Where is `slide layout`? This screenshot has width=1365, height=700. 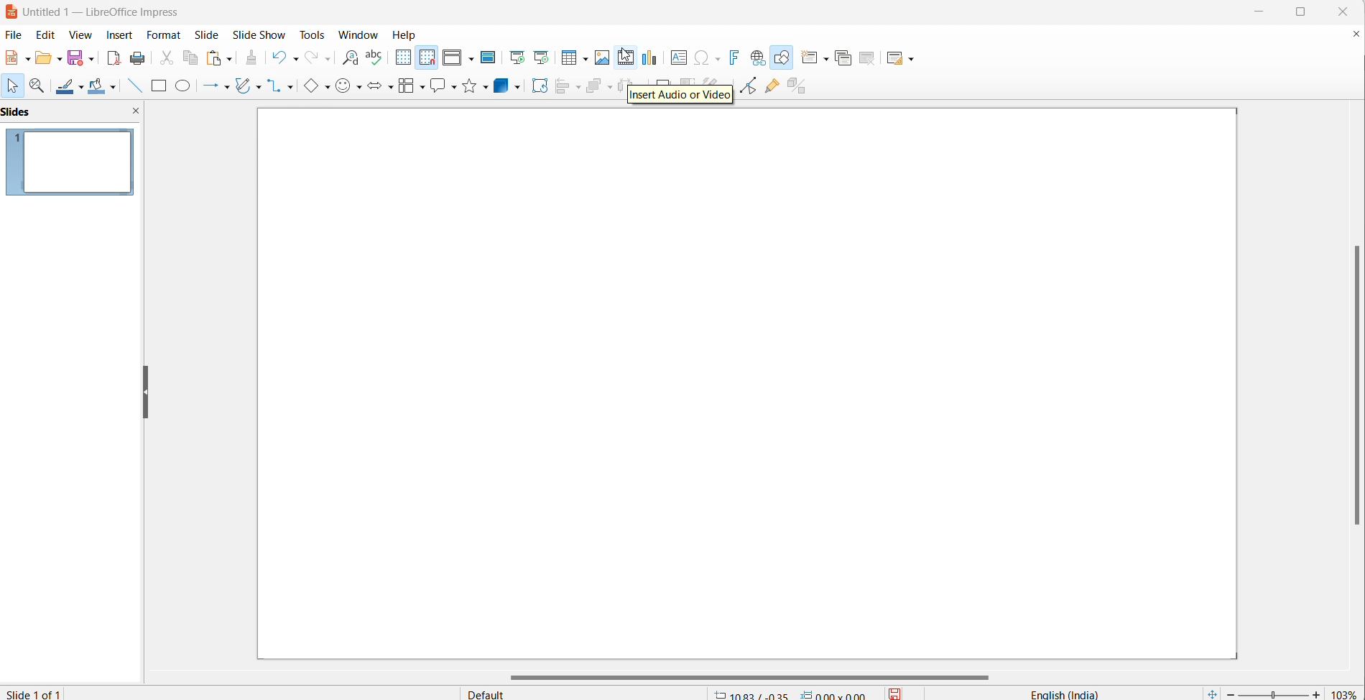
slide layout is located at coordinates (897, 60).